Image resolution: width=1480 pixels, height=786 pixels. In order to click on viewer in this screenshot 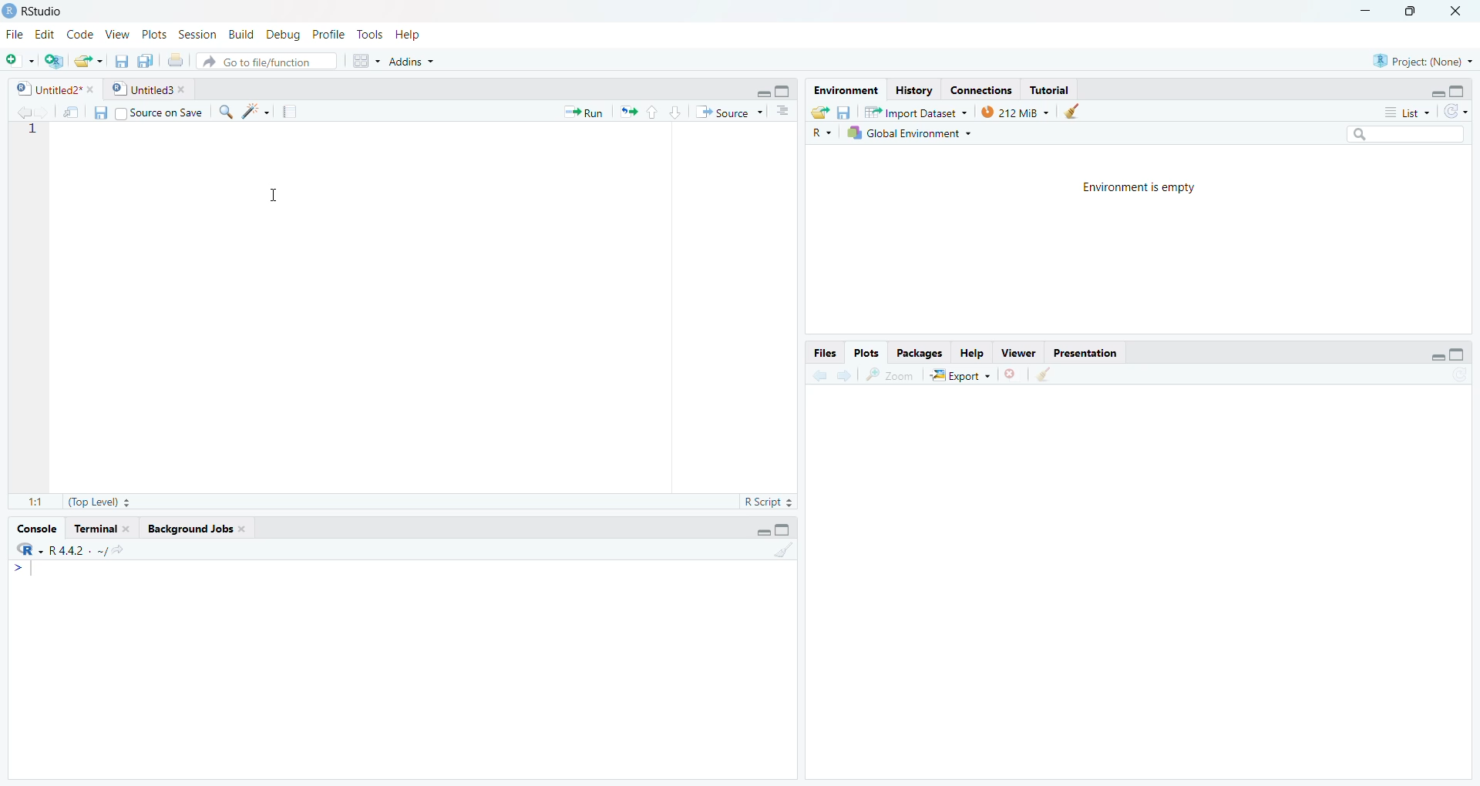, I will do `click(1017, 351)`.